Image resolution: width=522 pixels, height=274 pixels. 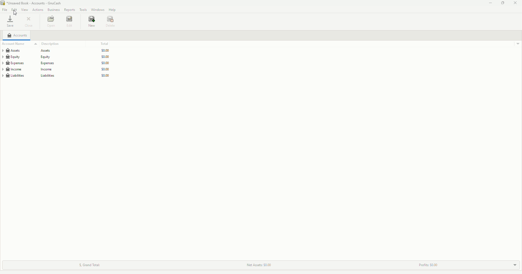 What do you see at coordinates (15, 10) in the screenshot?
I see `Edit` at bounding box center [15, 10].